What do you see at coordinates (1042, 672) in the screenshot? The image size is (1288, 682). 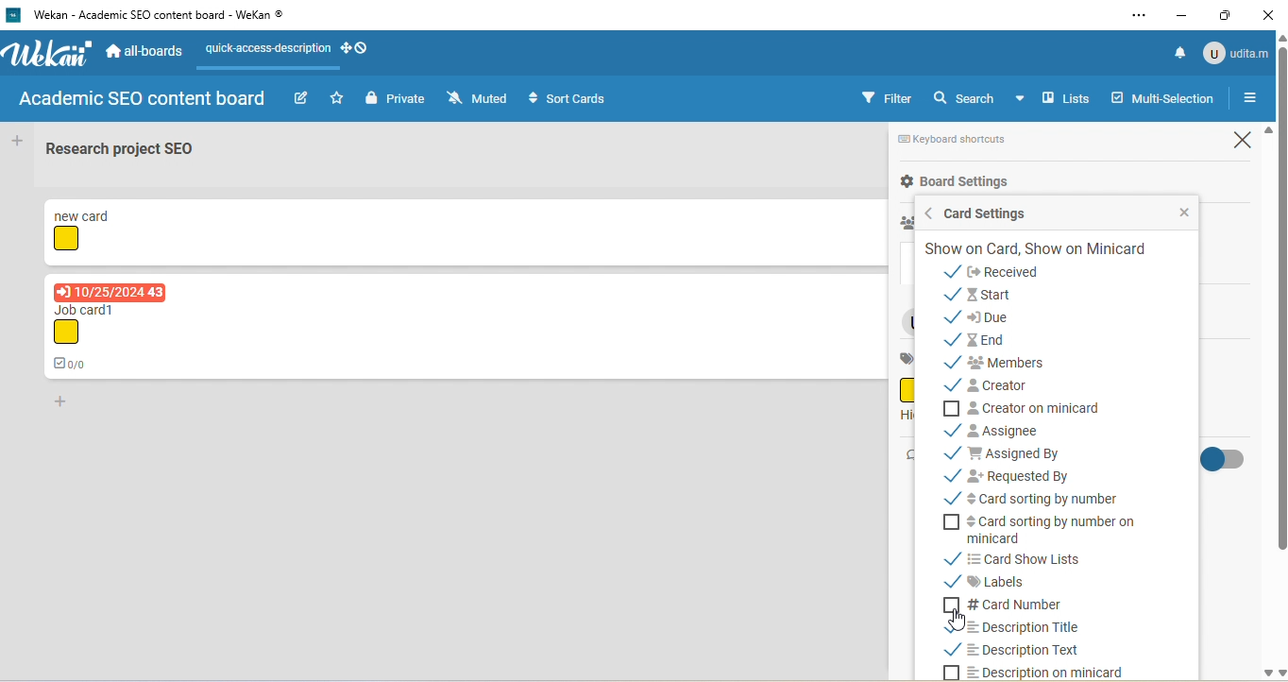 I see `description on minicard` at bounding box center [1042, 672].